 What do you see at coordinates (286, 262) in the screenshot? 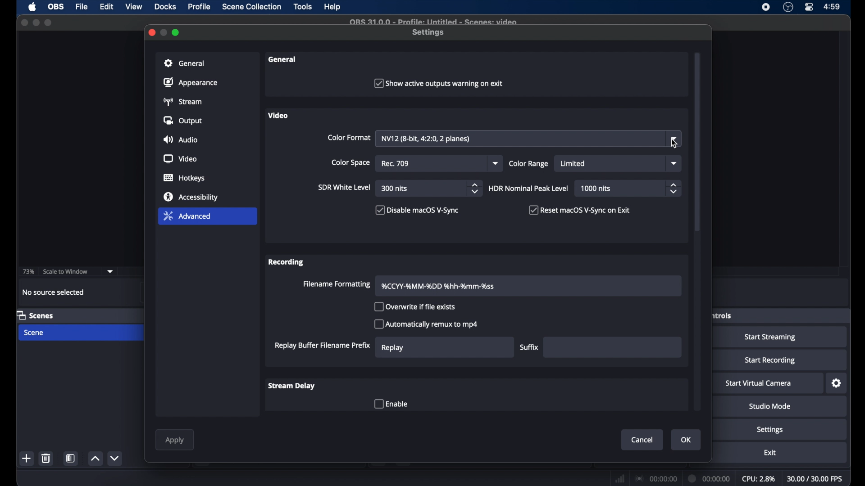
I see `recording` at bounding box center [286, 262].